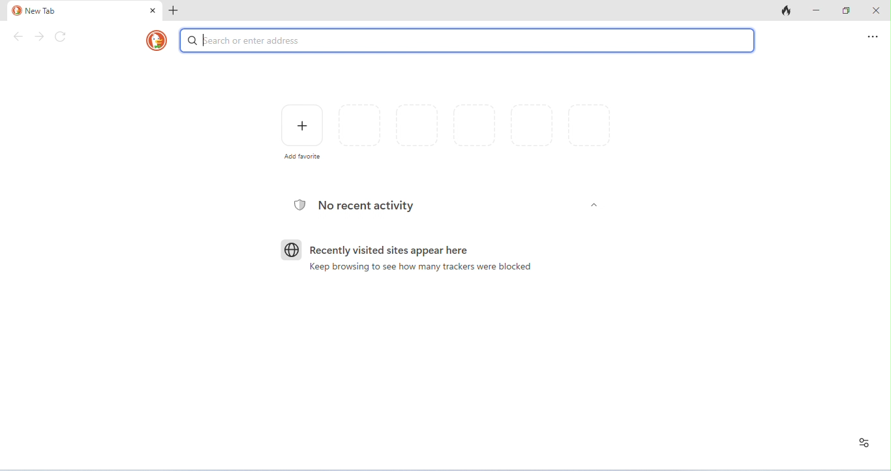 The width and height of the screenshot is (891, 471). What do you see at coordinates (303, 156) in the screenshot?
I see `Add favorite` at bounding box center [303, 156].